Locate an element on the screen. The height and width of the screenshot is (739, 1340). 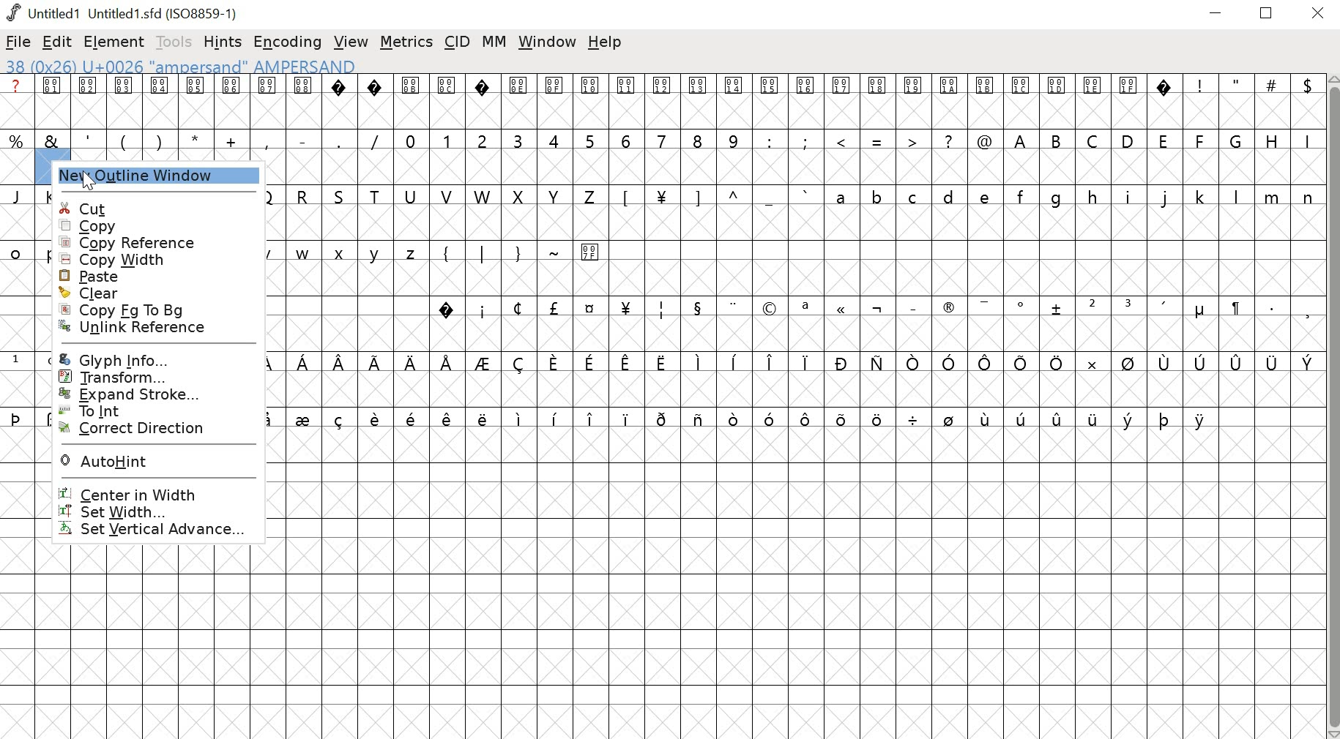
G is located at coordinates (1237, 140).